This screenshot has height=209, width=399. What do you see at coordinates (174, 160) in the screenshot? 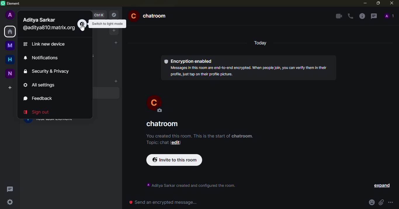
I see `invite to this room` at bounding box center [174, 160].